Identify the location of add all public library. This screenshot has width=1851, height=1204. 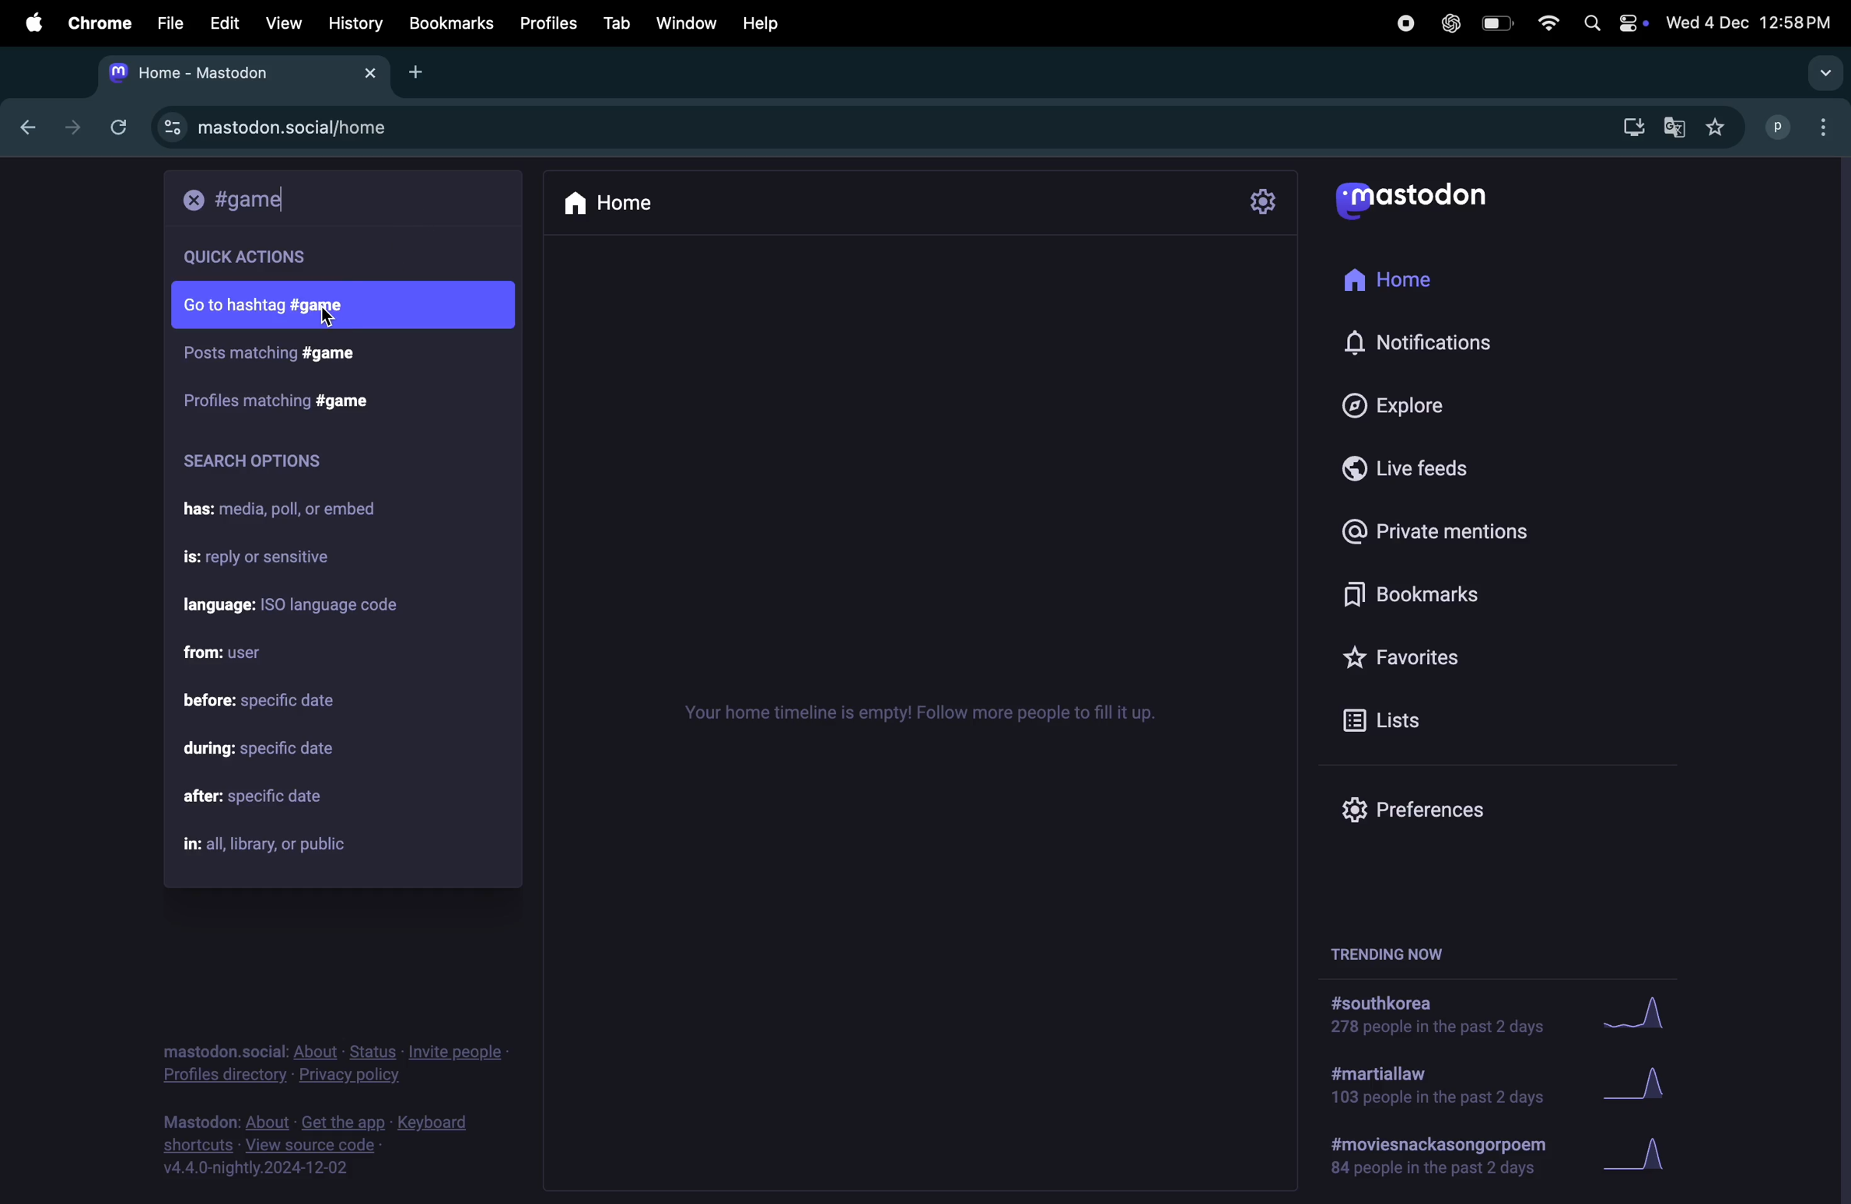
(279, 845).